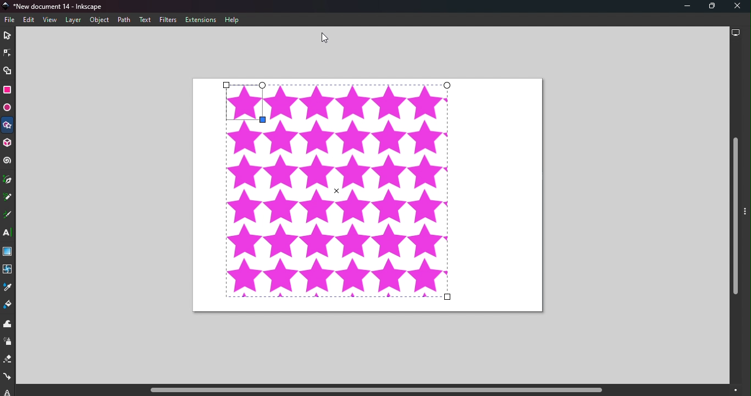  Describe the element at coordinates (747, 217) in the screenshot. I see `Toggle command panel` at that location.